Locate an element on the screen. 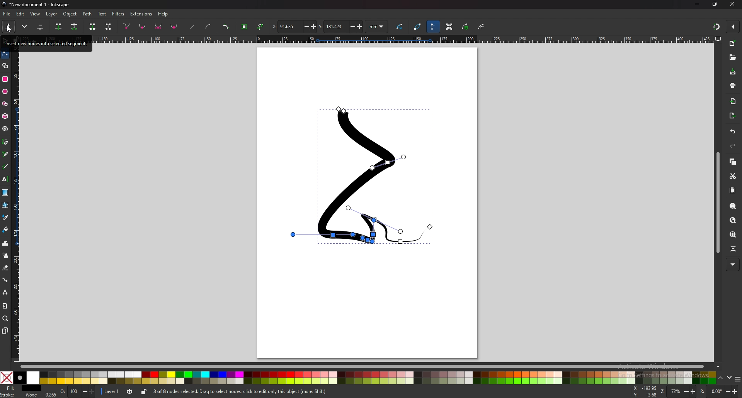  redo is located at coordinates (733, 146).